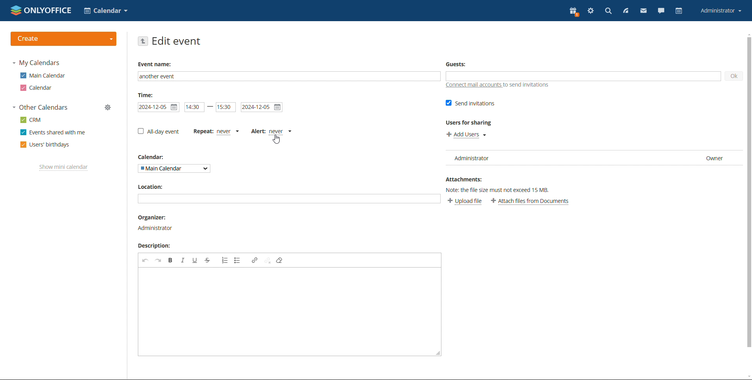 This screenshot has width=752, height=380. Describe the element at coordinates (735, 76) in the screenshot. I see `ok` at that location.